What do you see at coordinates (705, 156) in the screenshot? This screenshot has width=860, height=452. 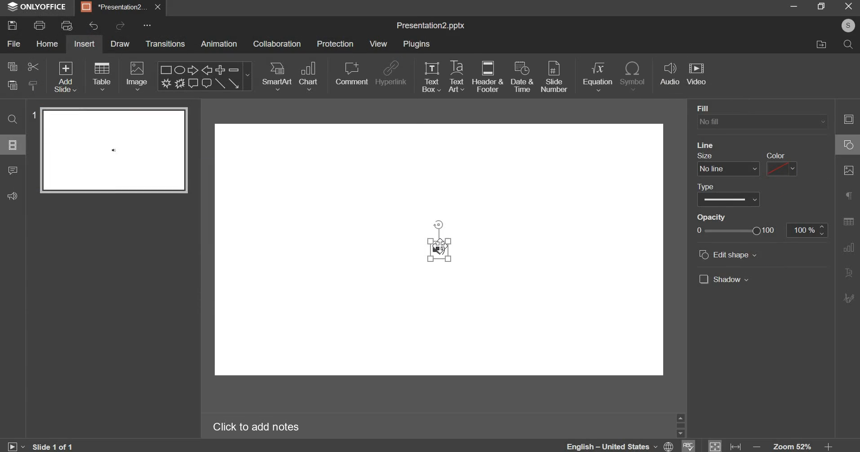 I see `size` at bounding box center [705, 156].